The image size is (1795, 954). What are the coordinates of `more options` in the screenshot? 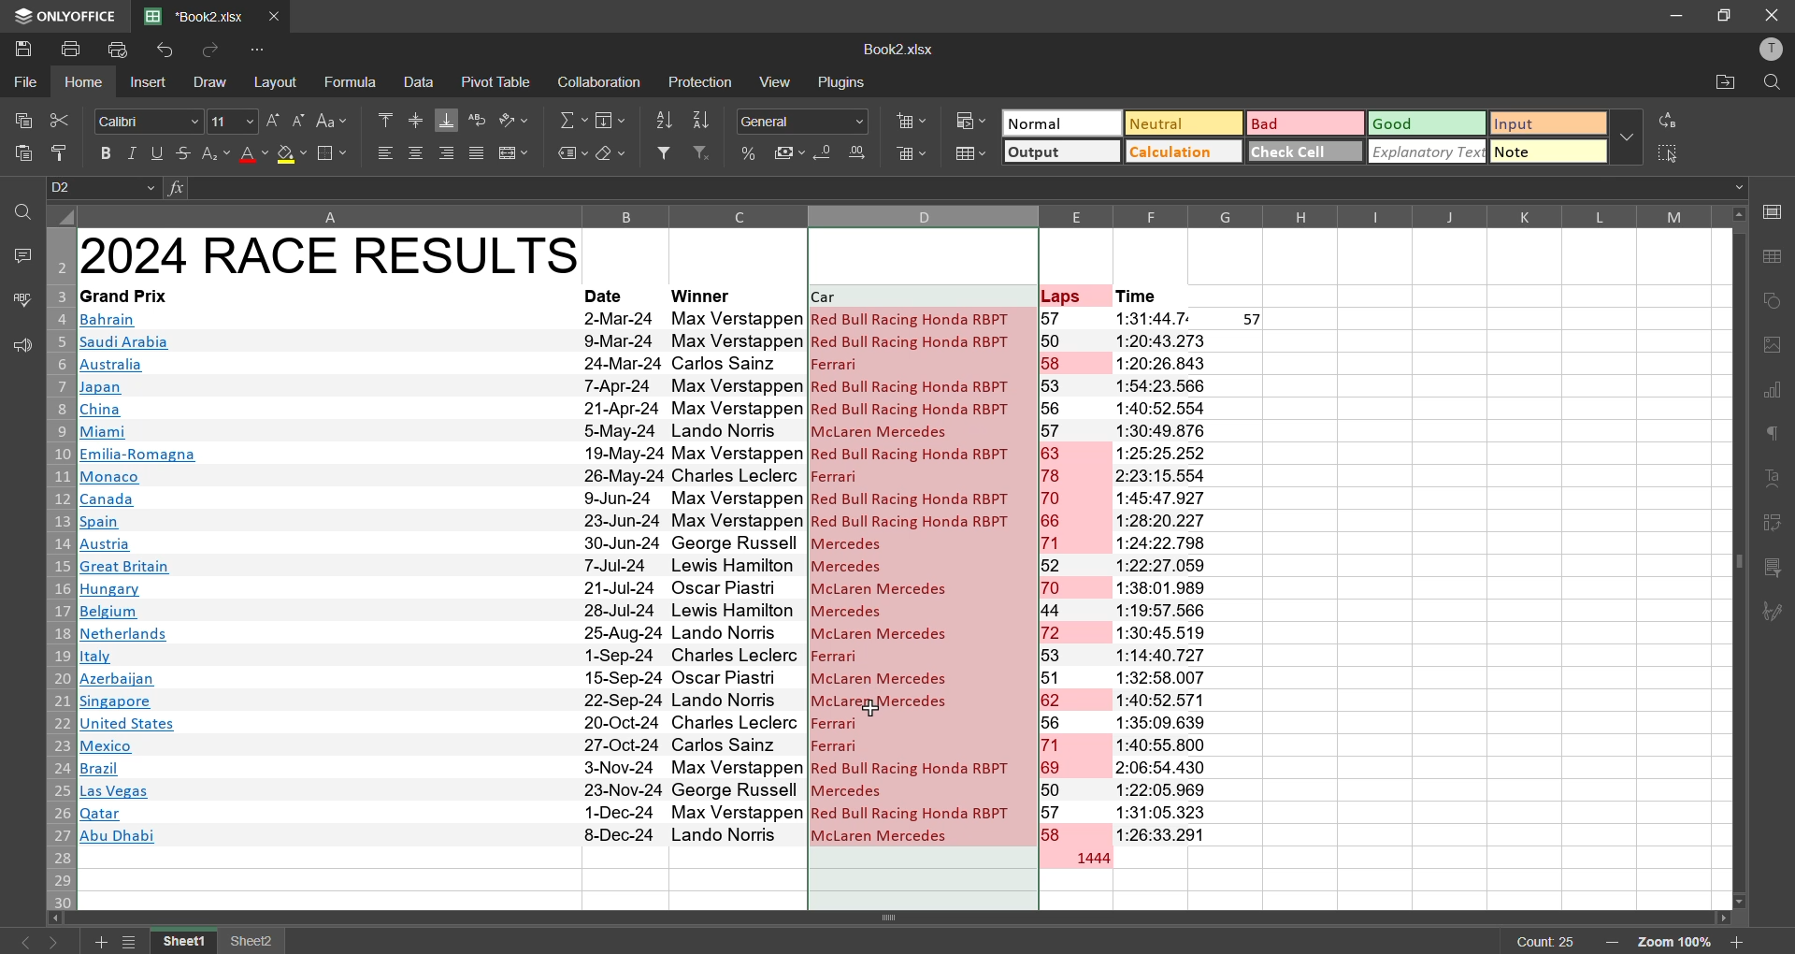 It's located at (1626, 136).